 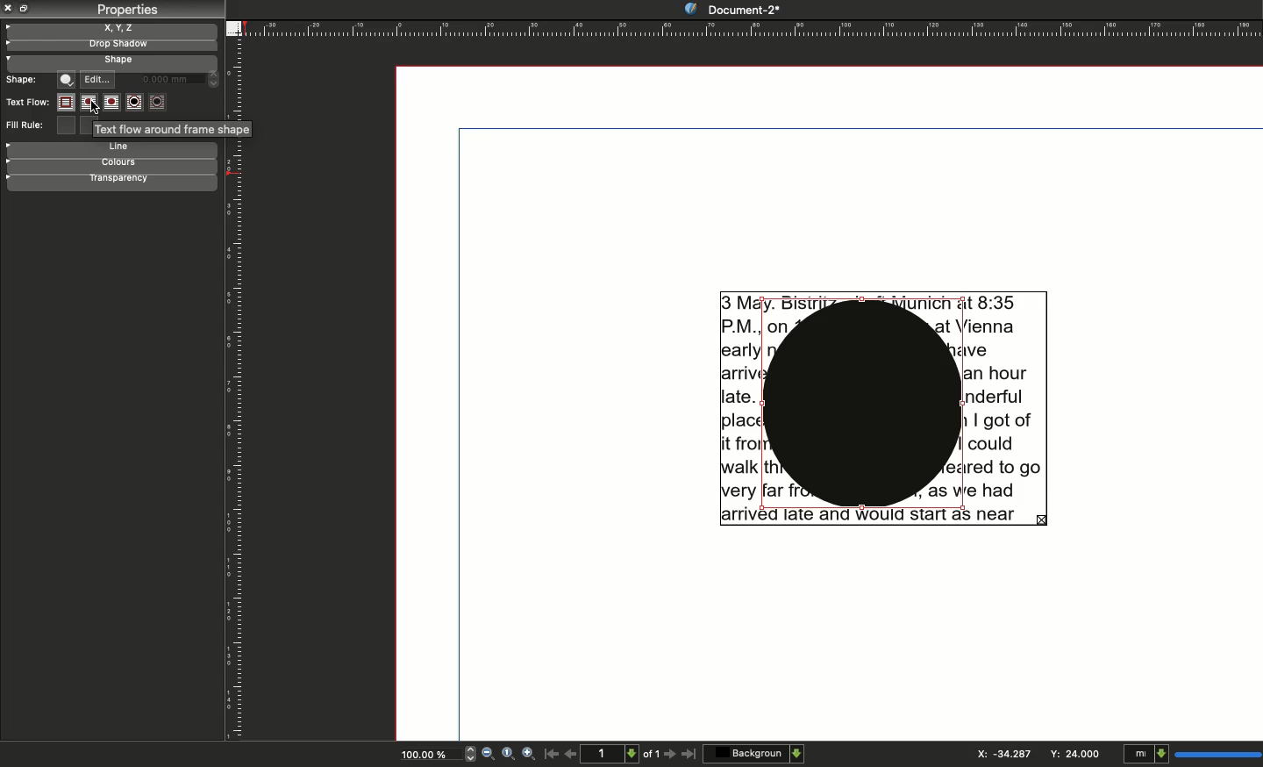 I want to click on Next page, so click(x=670, y=755).